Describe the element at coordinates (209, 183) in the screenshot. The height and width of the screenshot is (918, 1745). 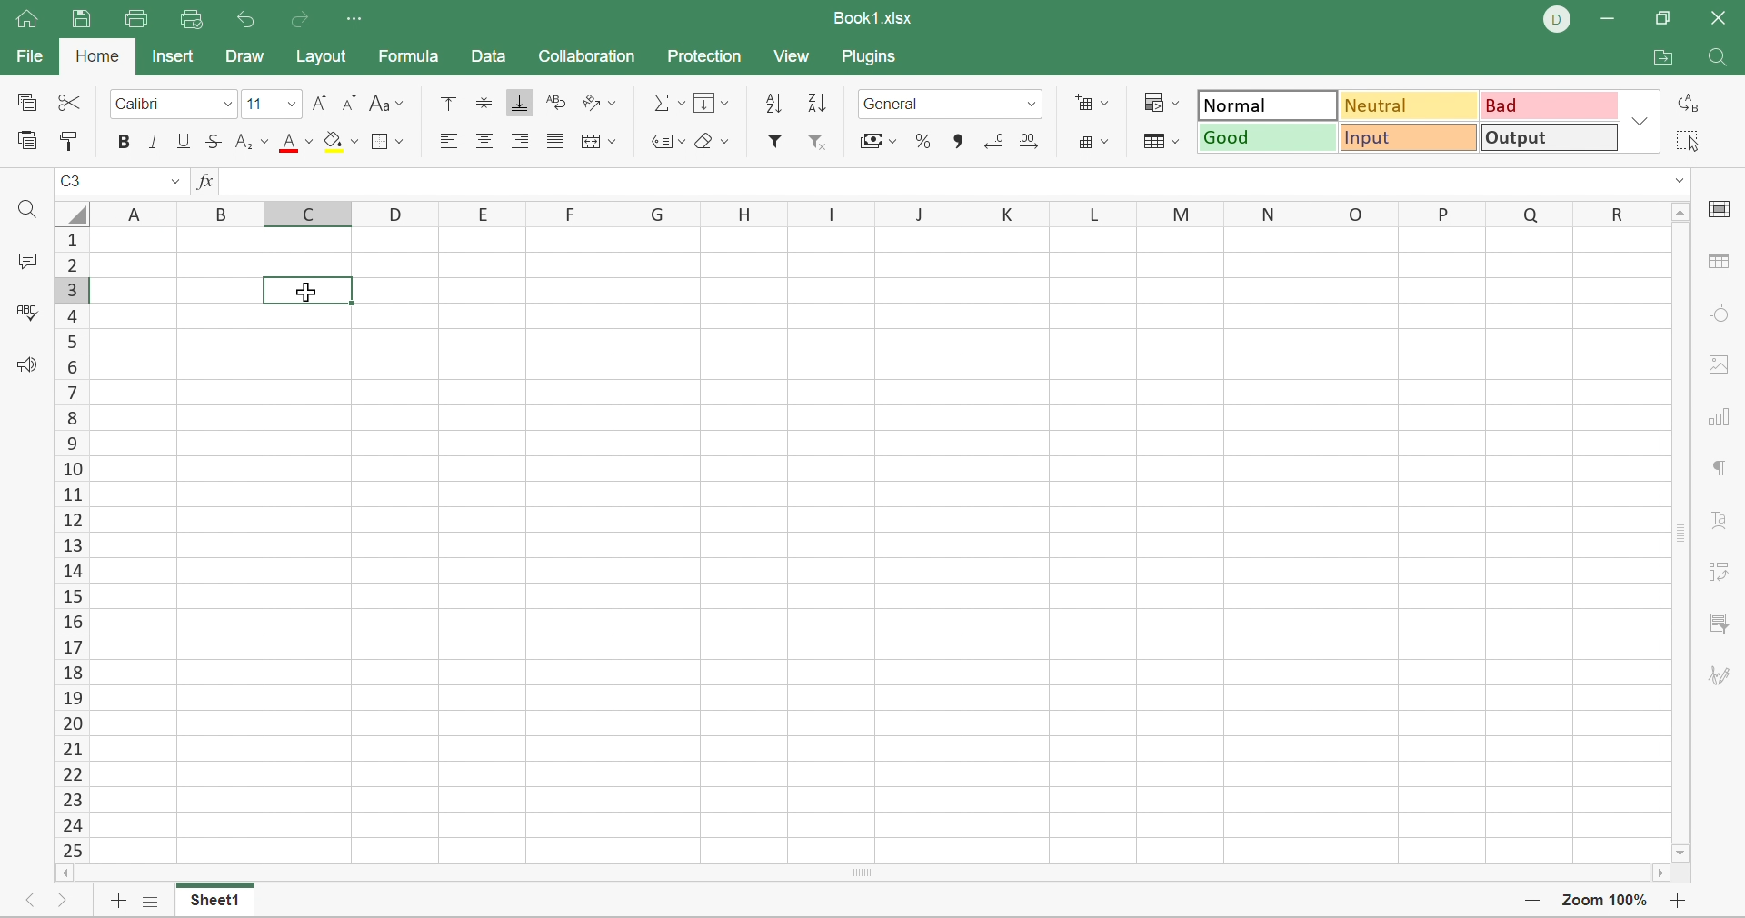
I see `FX` at that location.